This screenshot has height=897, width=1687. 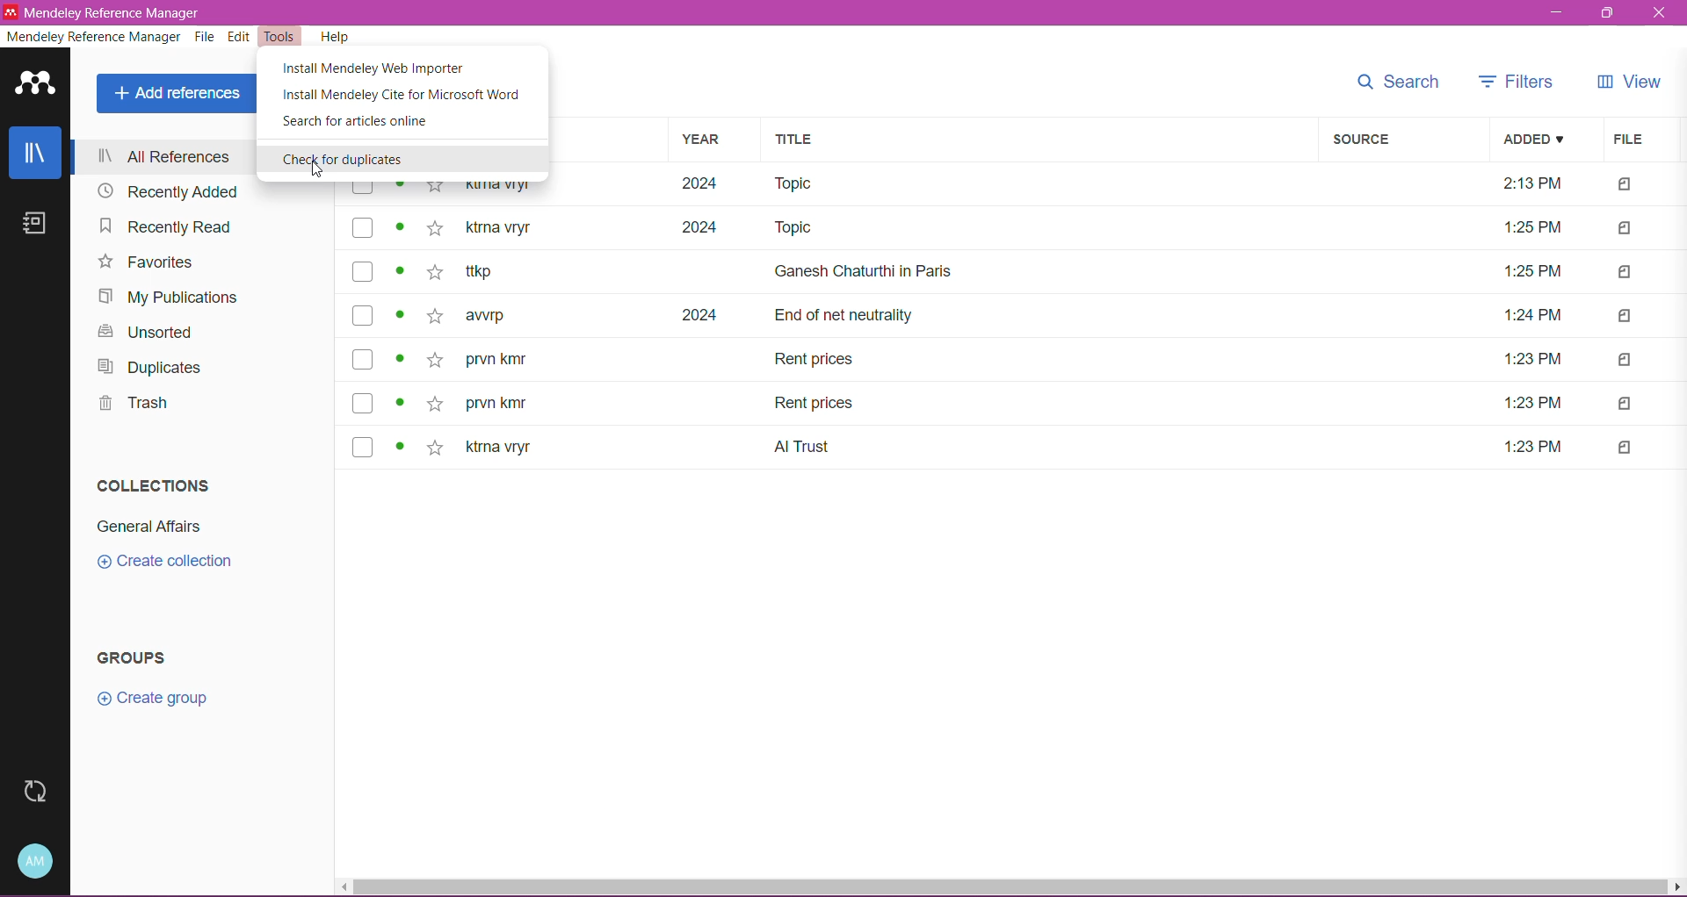 What do you see at coordinates (438, 317) in the screenshot?
I see `favourite` at bounding box center [438, 317].